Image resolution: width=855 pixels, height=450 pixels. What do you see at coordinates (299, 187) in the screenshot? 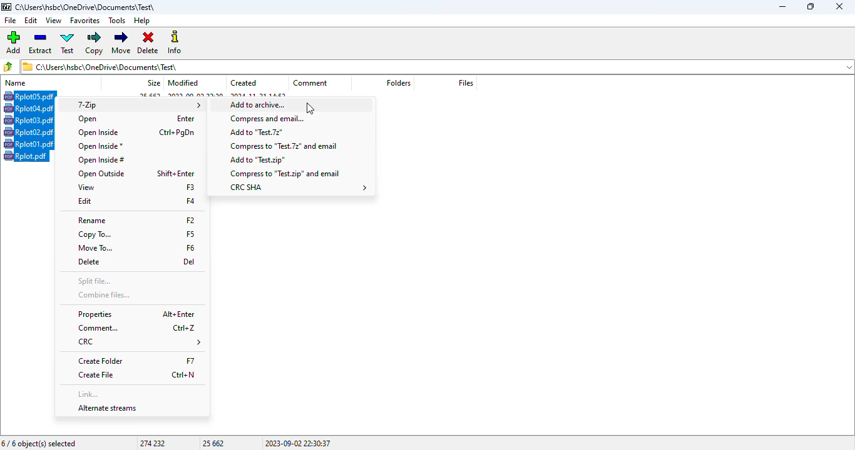
I see `CRC SHA` at bounding box center [299, 187].